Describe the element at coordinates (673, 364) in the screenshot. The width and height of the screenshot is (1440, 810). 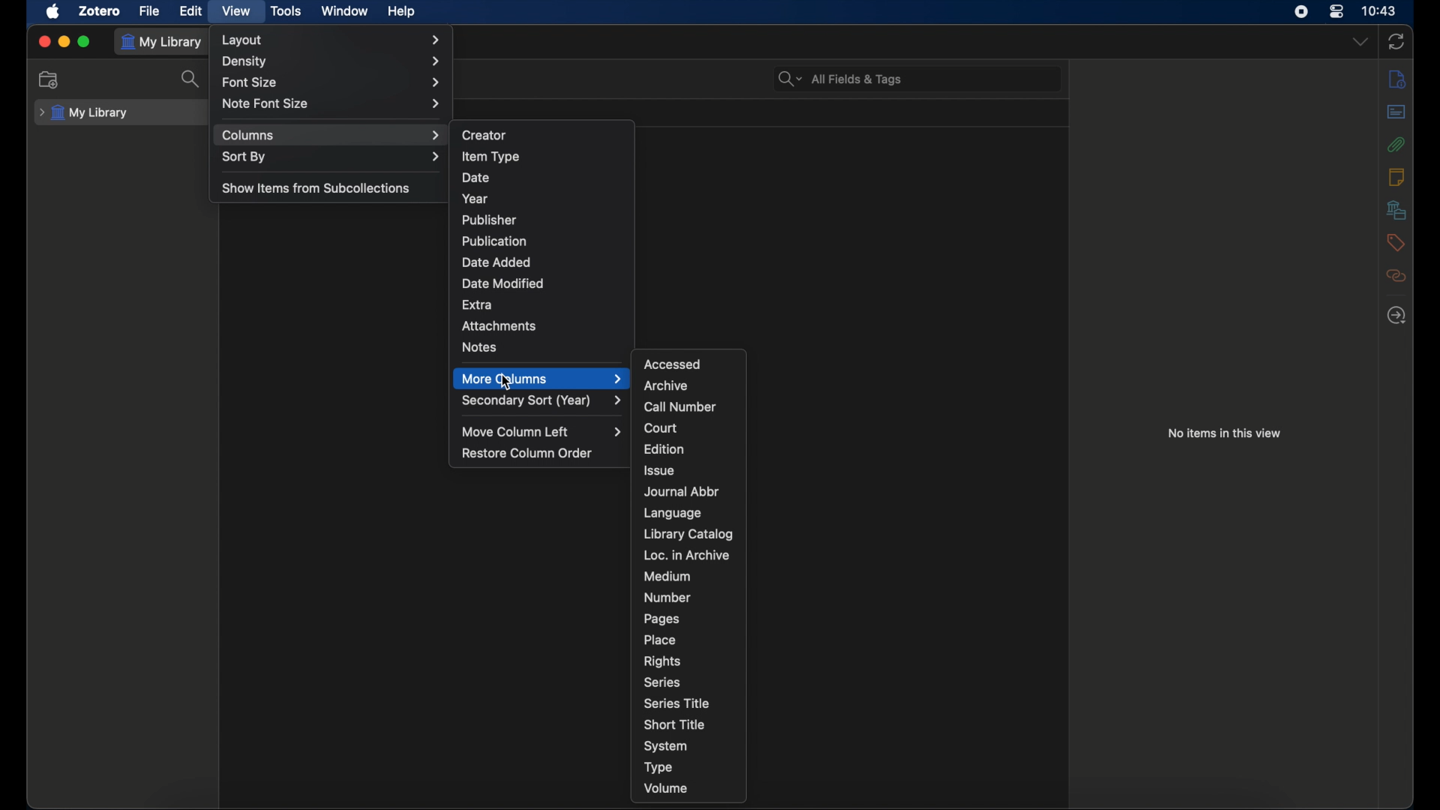
I see `accessed` at that location.